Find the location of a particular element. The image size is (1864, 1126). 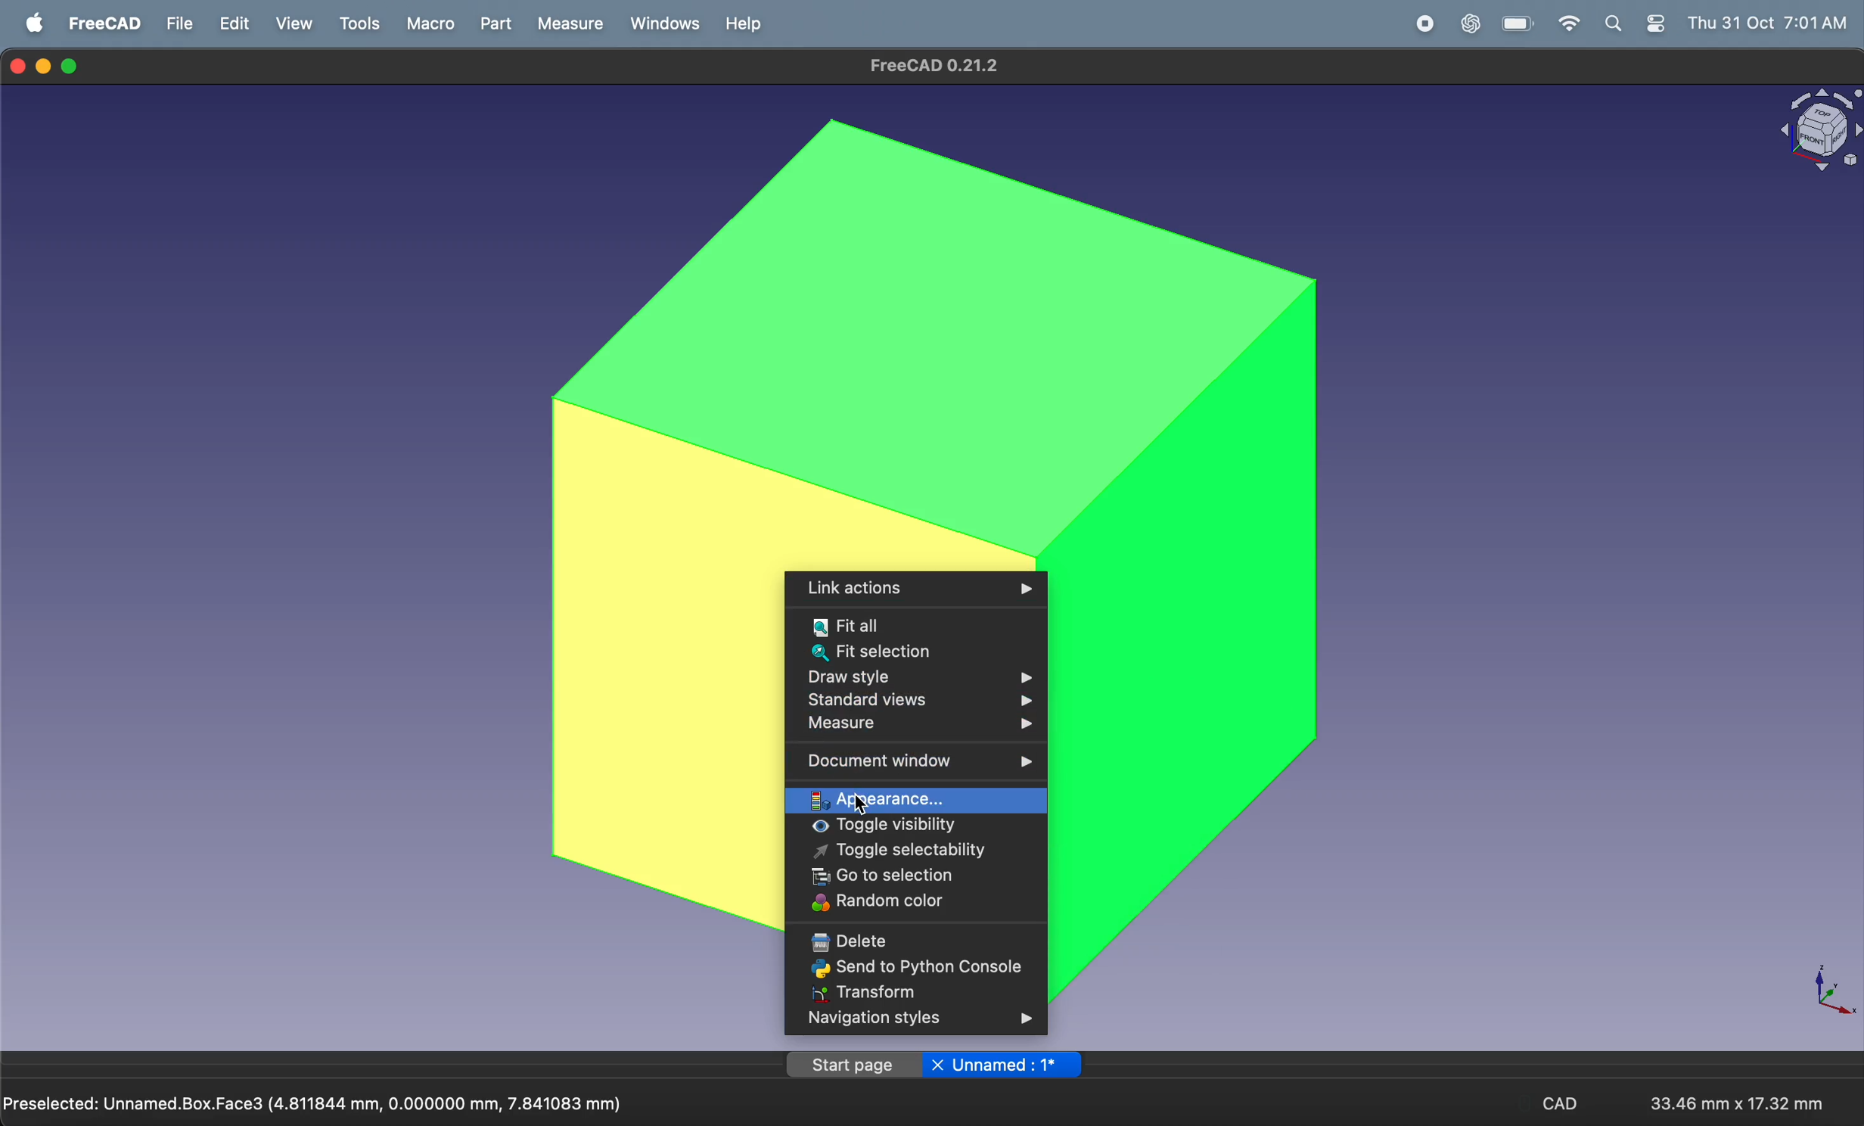

apperance is located at coordinates (915, 795).